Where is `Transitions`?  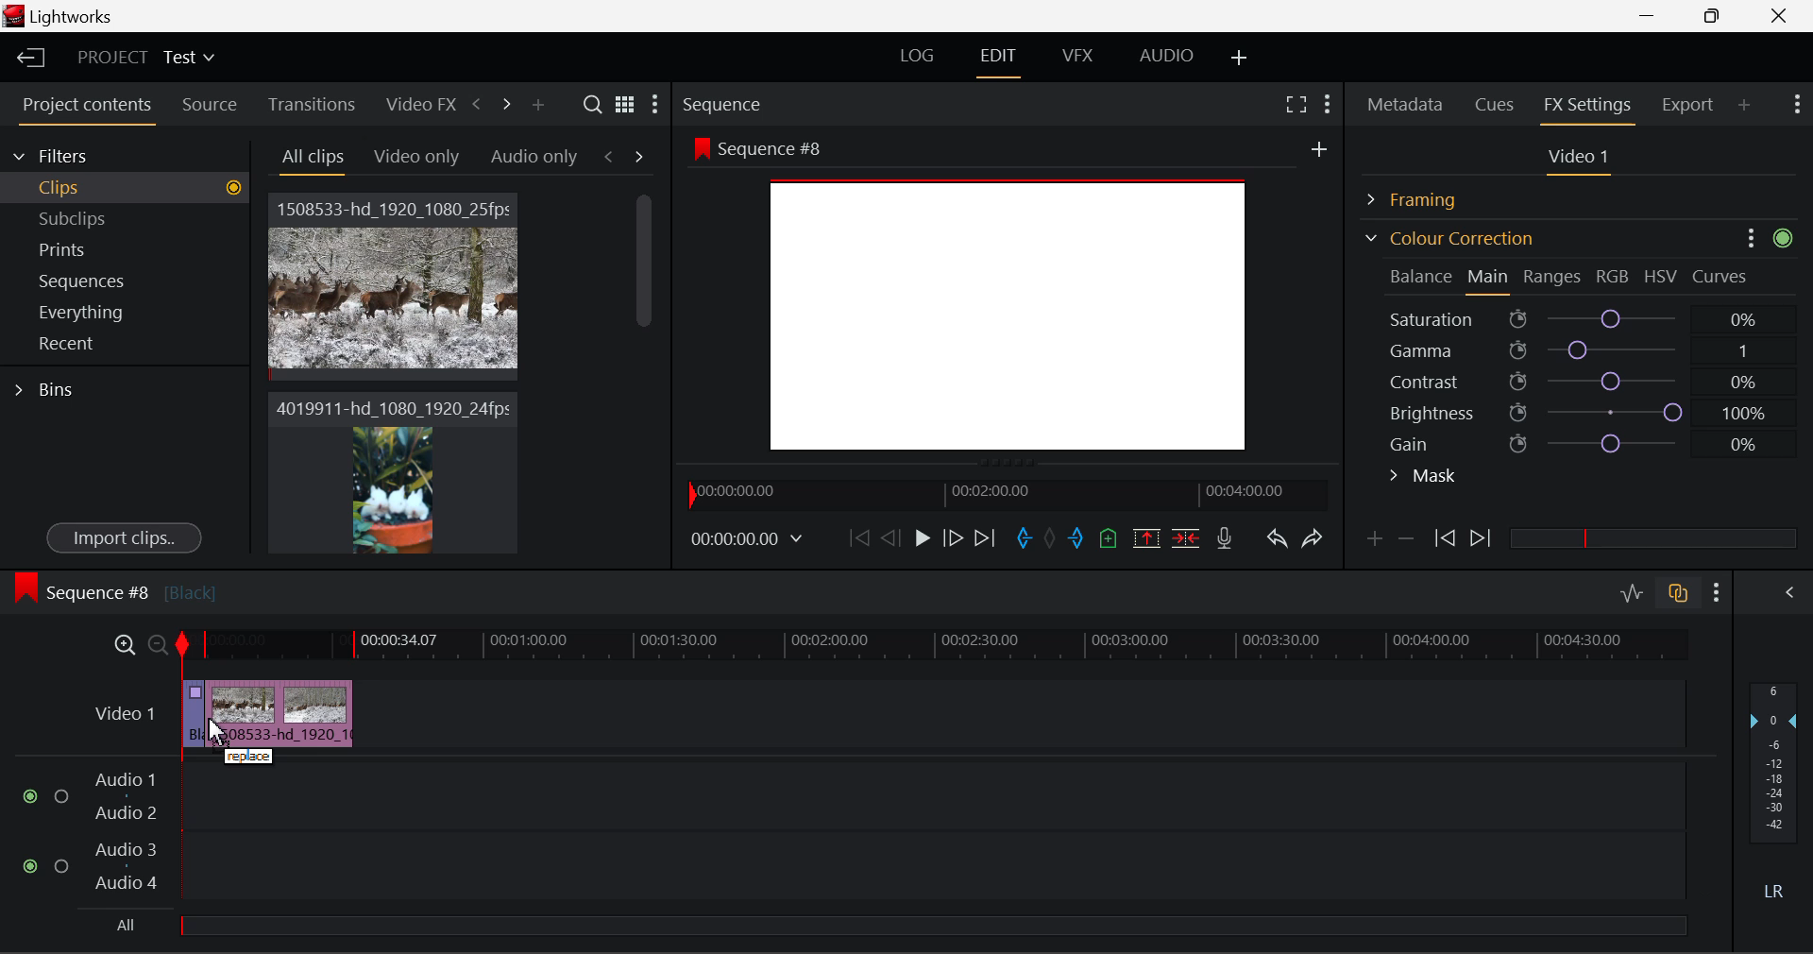
Transitions is located at coordinates (312, 104).